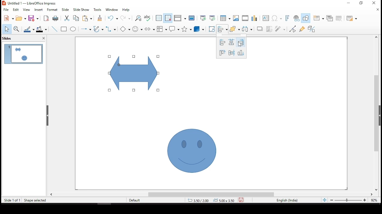 This screenshot has height=214, width=382. Describe the element at coordinates (46, 18) in the screenshot. I see `export as pdf` at that location.